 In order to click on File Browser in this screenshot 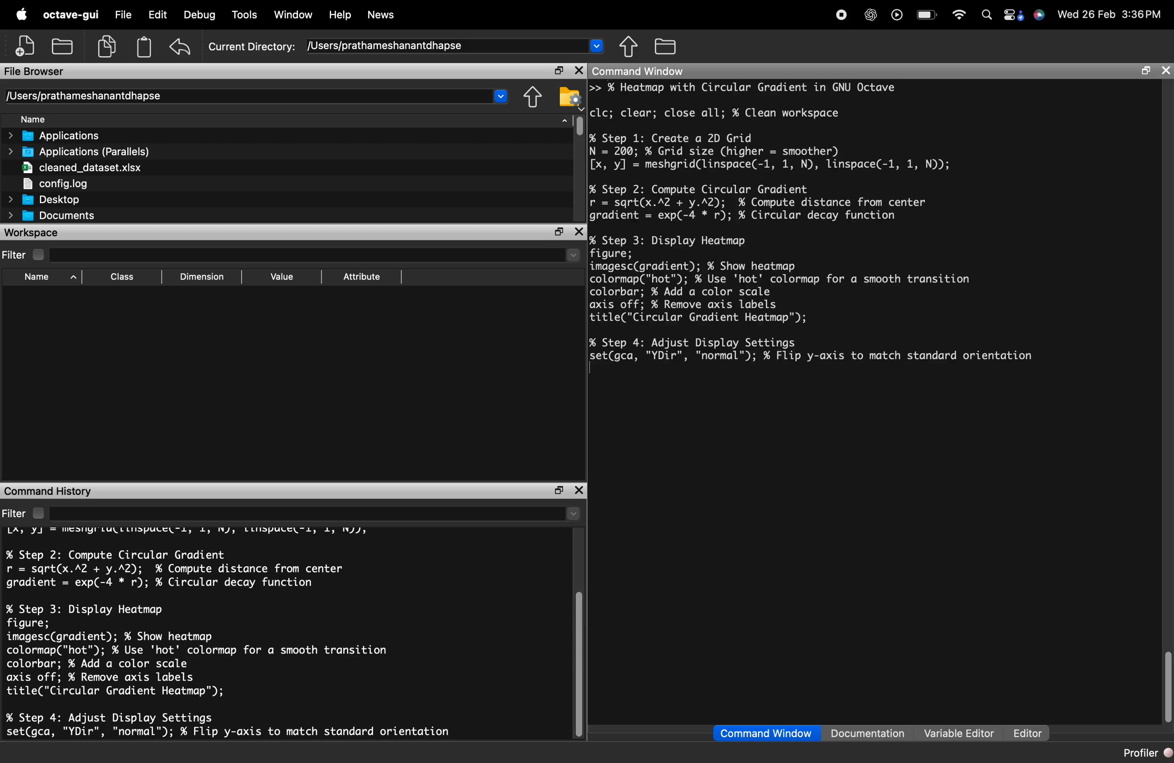, I will do `click(269, 71)`.